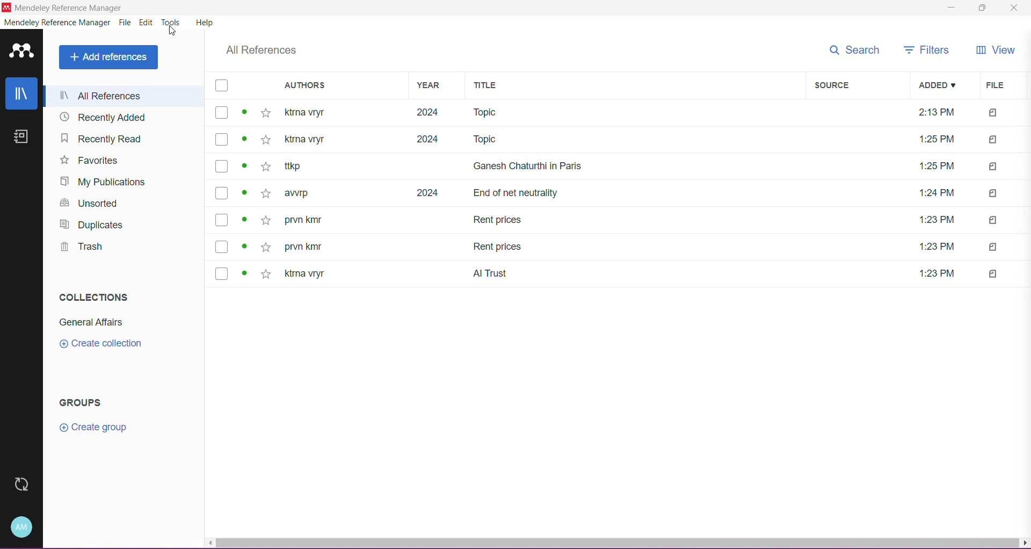 The width and height of the screenshot is (1031, 549). What do you see at coordinates (244, 193) in the screenshot?
I see `read` at bounding box center [244, 193].